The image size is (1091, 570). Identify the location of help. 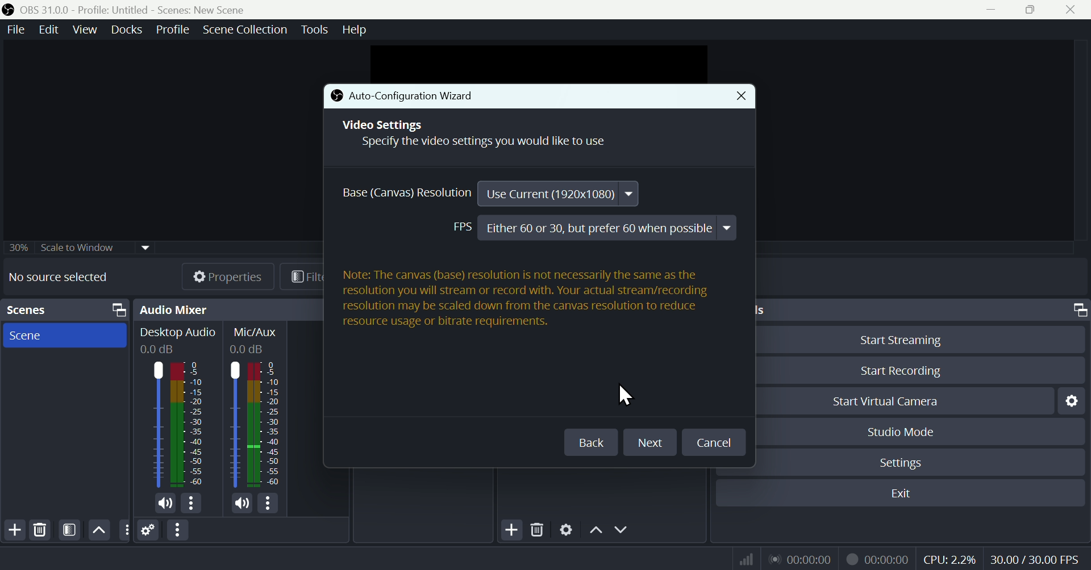
(356, 28).